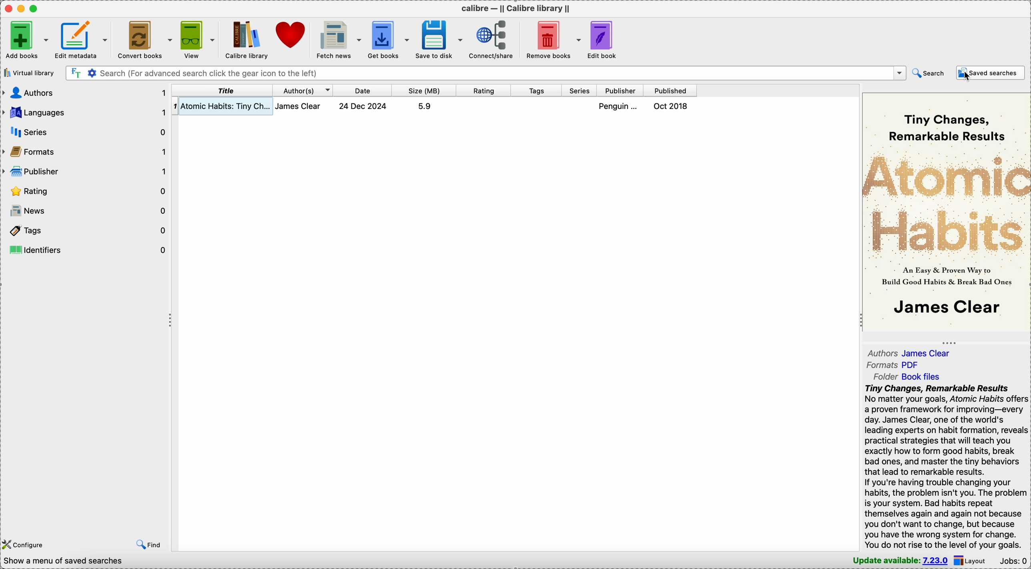  Describe the element at coordinates (85, 172) in the screenshot. I see `publisher` at that location.